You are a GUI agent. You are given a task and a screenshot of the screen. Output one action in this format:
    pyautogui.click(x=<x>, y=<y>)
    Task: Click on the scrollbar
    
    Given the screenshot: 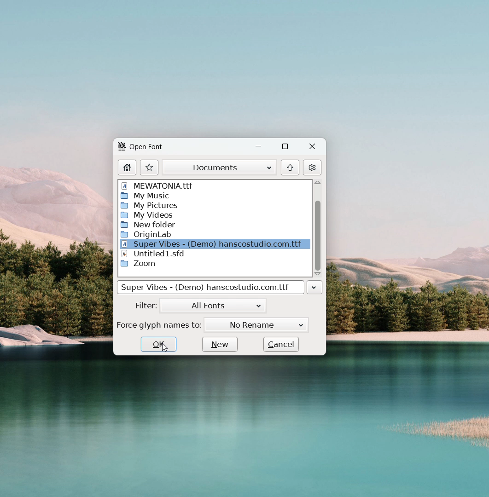 What is the action you would take?
    pyautogui.click(x=318, y=235)
    